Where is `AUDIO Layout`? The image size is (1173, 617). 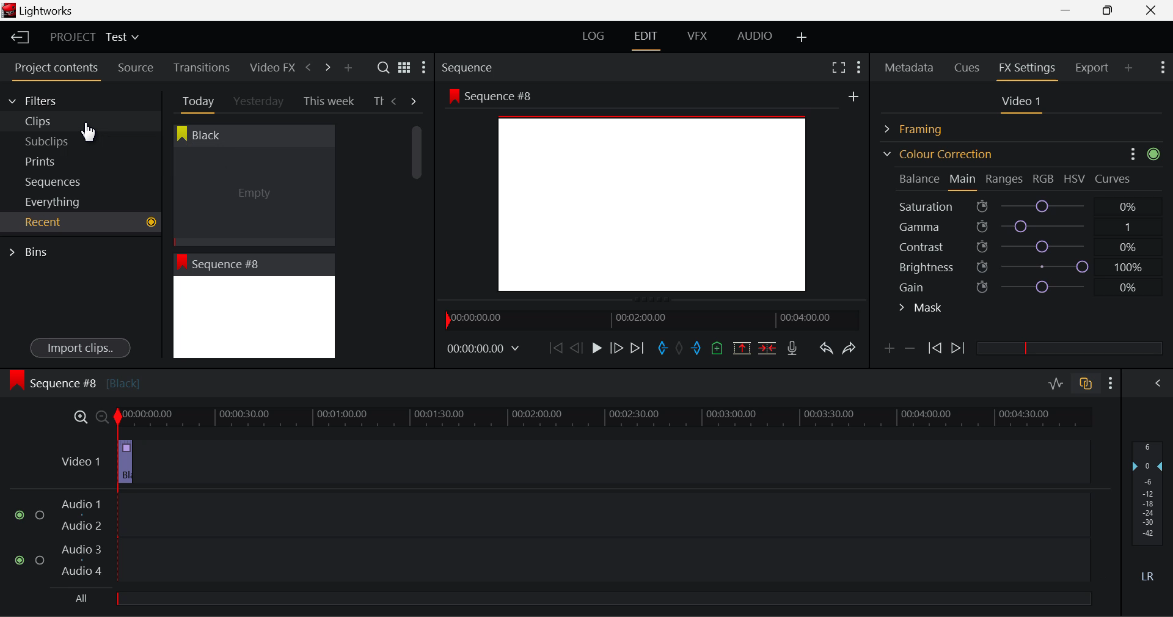 AUDIO Layout is located at coordinates (754, 35).